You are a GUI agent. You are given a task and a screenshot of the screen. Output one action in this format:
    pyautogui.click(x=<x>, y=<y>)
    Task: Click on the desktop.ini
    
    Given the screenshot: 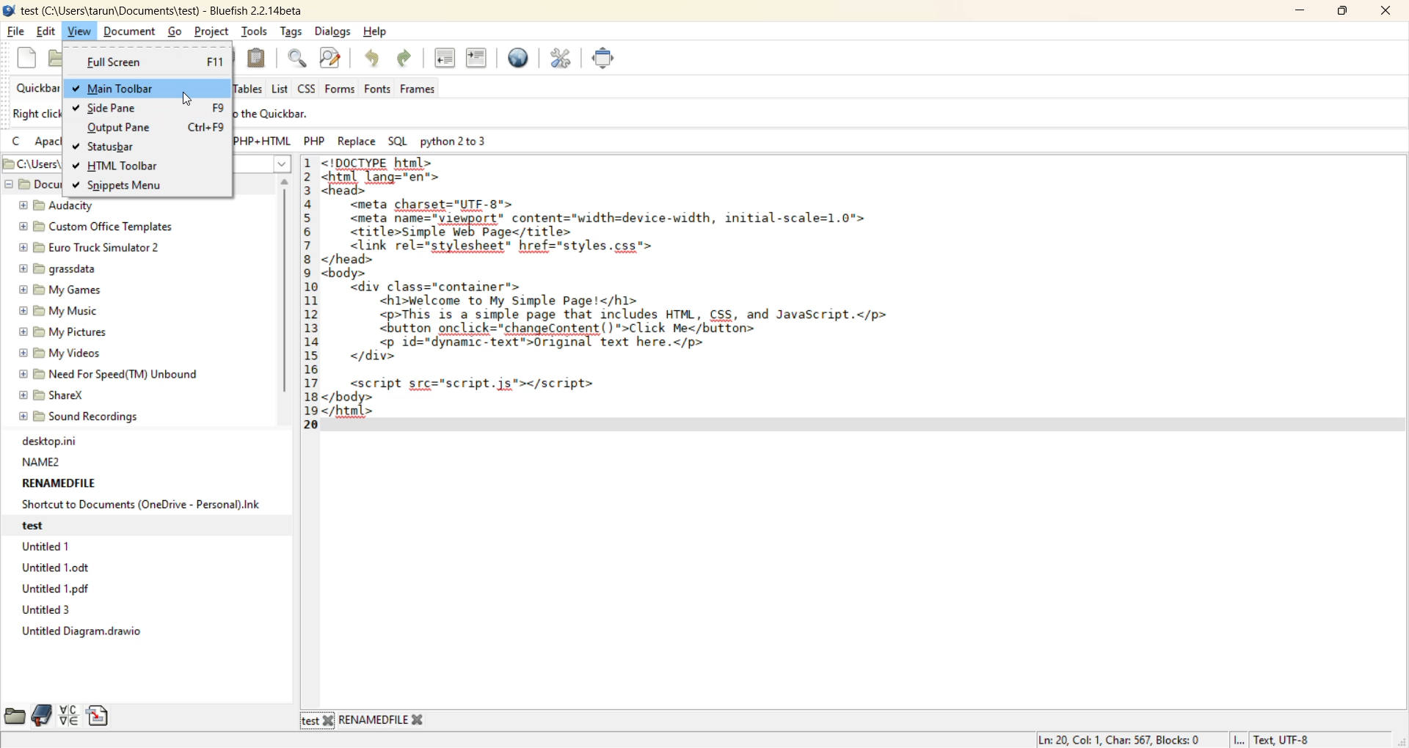 What is the action you would take?
    pyautogui.click(x=48, y=441)
    